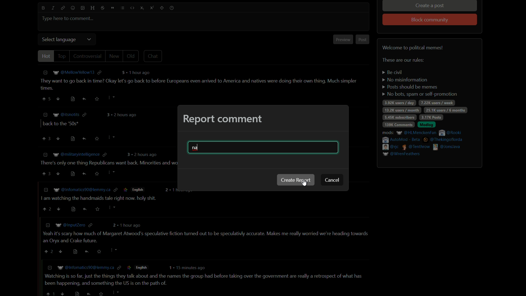  What do you see at coordinates (304, 184) in the screenshot?
I see `cursor` at bounding box center [304, 184].